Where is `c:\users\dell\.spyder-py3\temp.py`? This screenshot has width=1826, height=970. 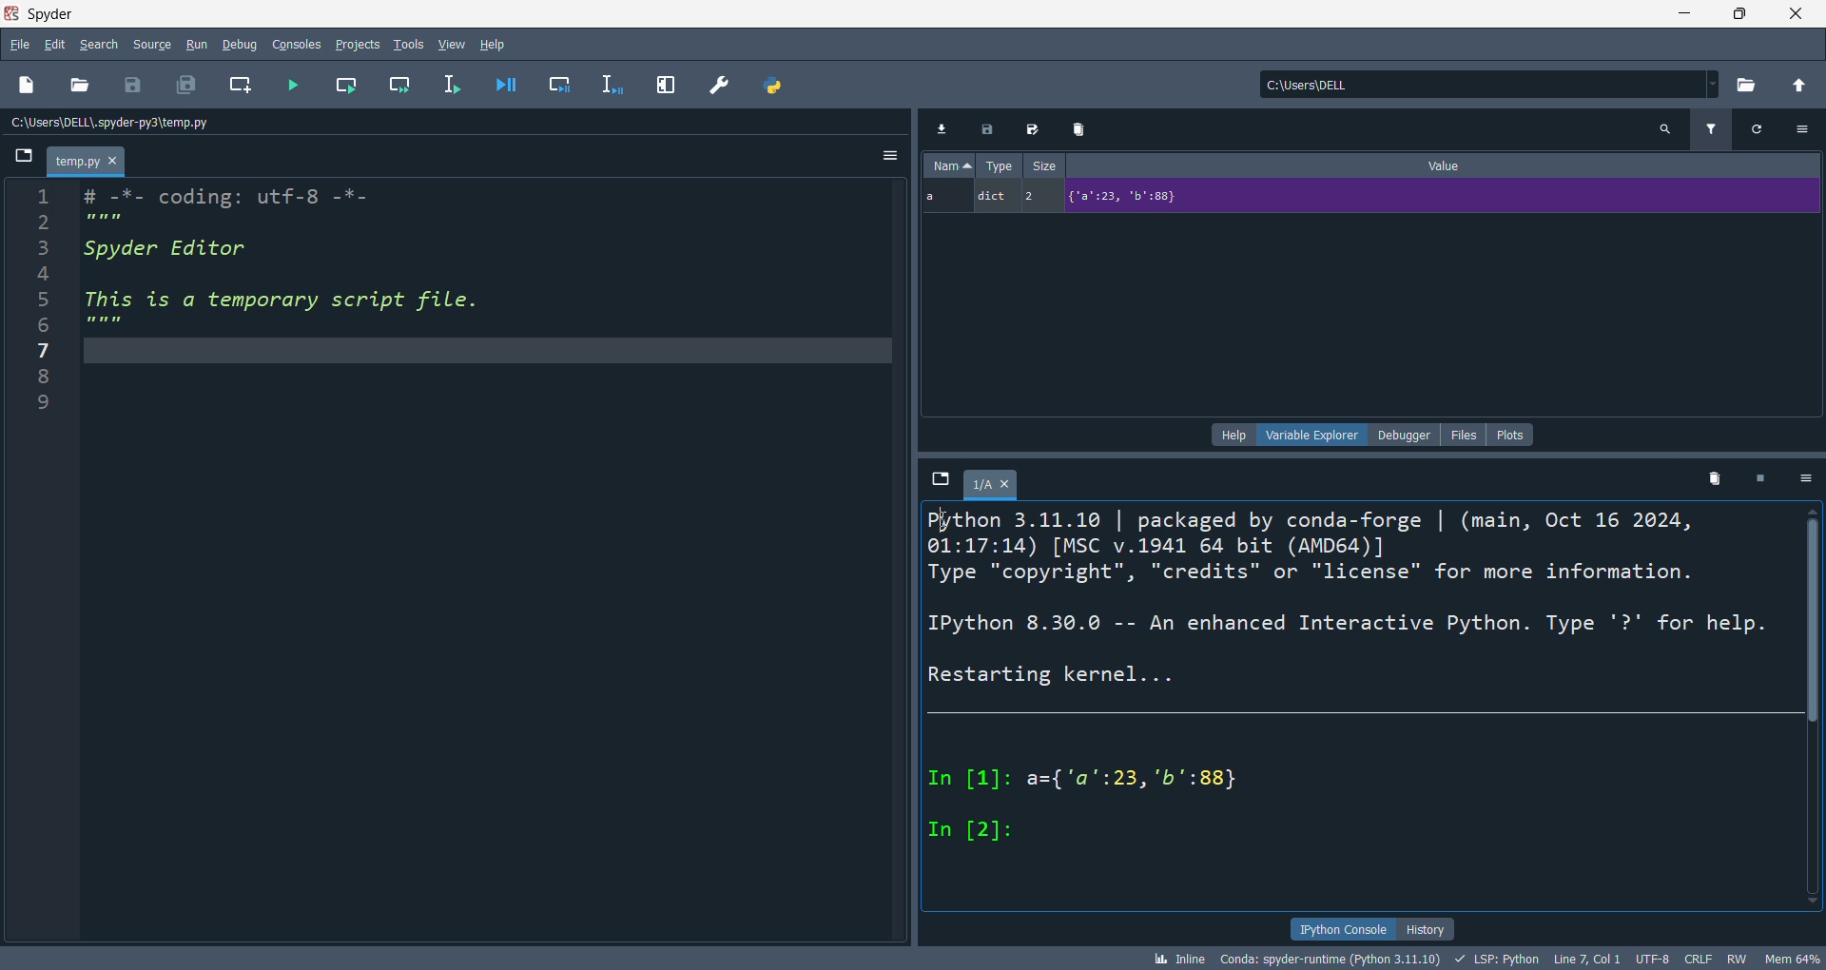 c:\users\dell\.spyder-py3\temp.py is located at coordinates (120, 122).